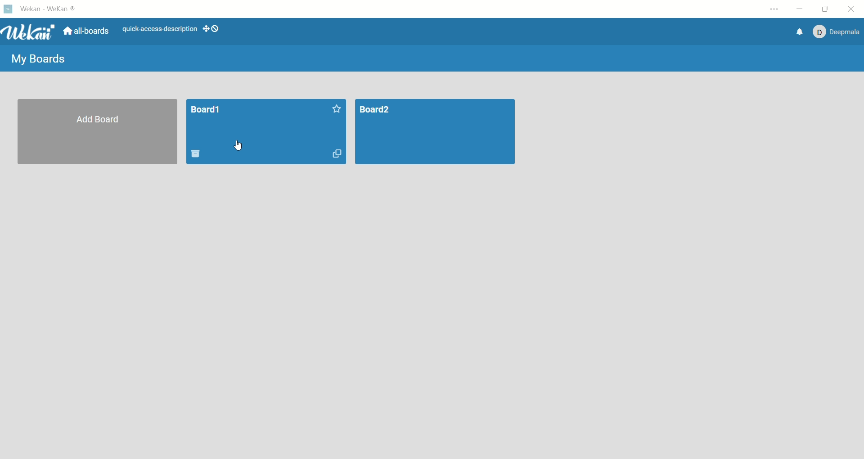  What do you see at coordinates (824, 9) in the screenshot?
I see `maximize` at bounding box center [824, 9].